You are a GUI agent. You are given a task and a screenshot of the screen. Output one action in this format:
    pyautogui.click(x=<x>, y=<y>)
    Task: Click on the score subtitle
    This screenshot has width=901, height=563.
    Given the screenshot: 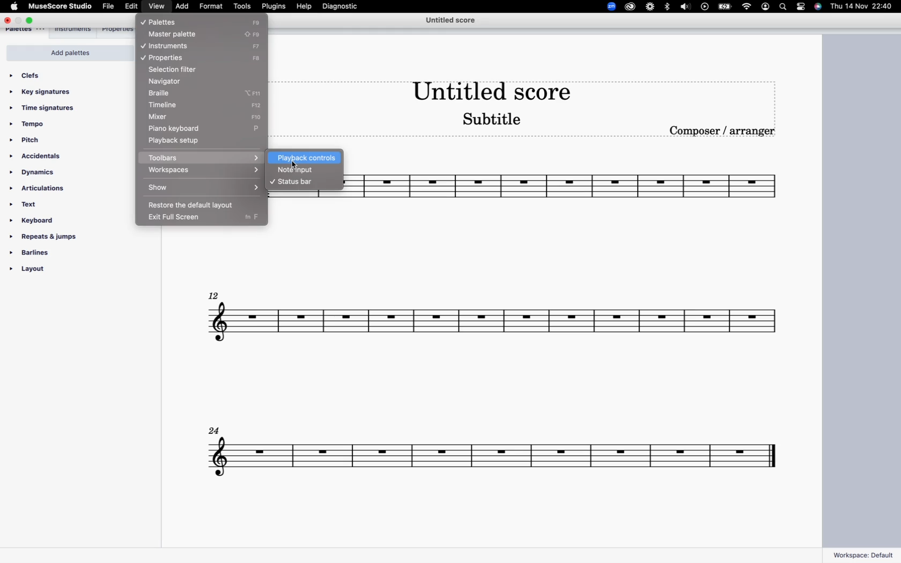 What is the action you would take?
    pyautogui.click(x=496, y=122)
    